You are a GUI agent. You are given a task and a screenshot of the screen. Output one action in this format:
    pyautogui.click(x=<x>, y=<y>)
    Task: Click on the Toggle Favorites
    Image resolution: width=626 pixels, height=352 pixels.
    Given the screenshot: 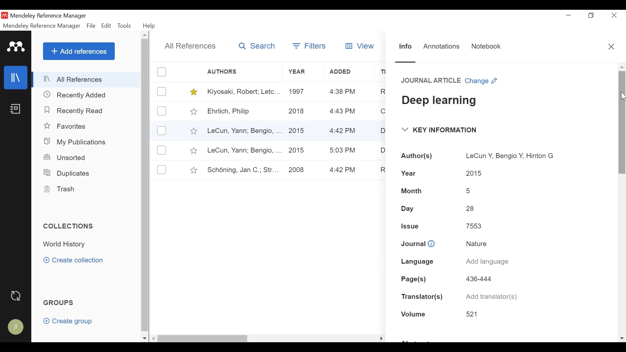 What is the action you would take?
    pyautogui.click(x=194, y=92)
    